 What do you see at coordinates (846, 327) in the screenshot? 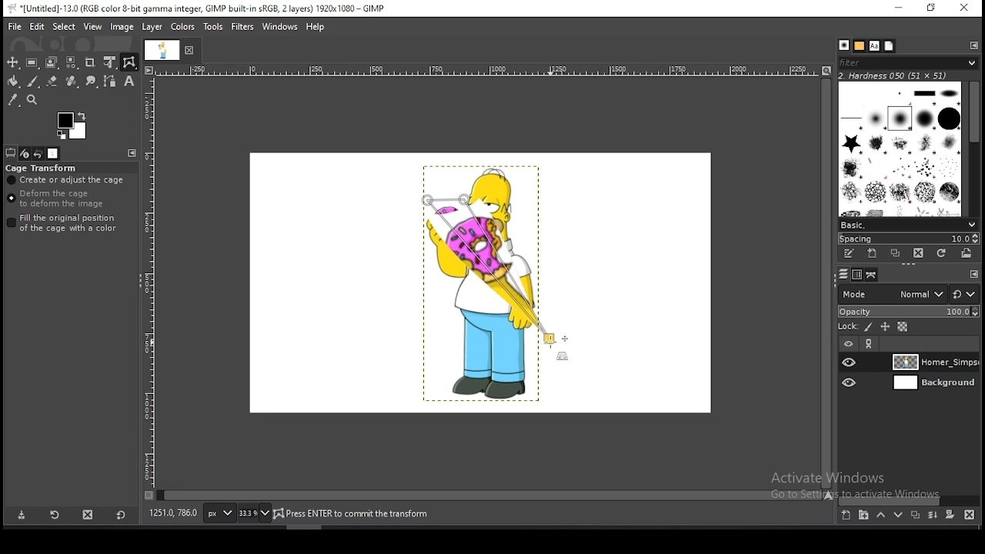
I see `lock` at bounding box center [846, 327].